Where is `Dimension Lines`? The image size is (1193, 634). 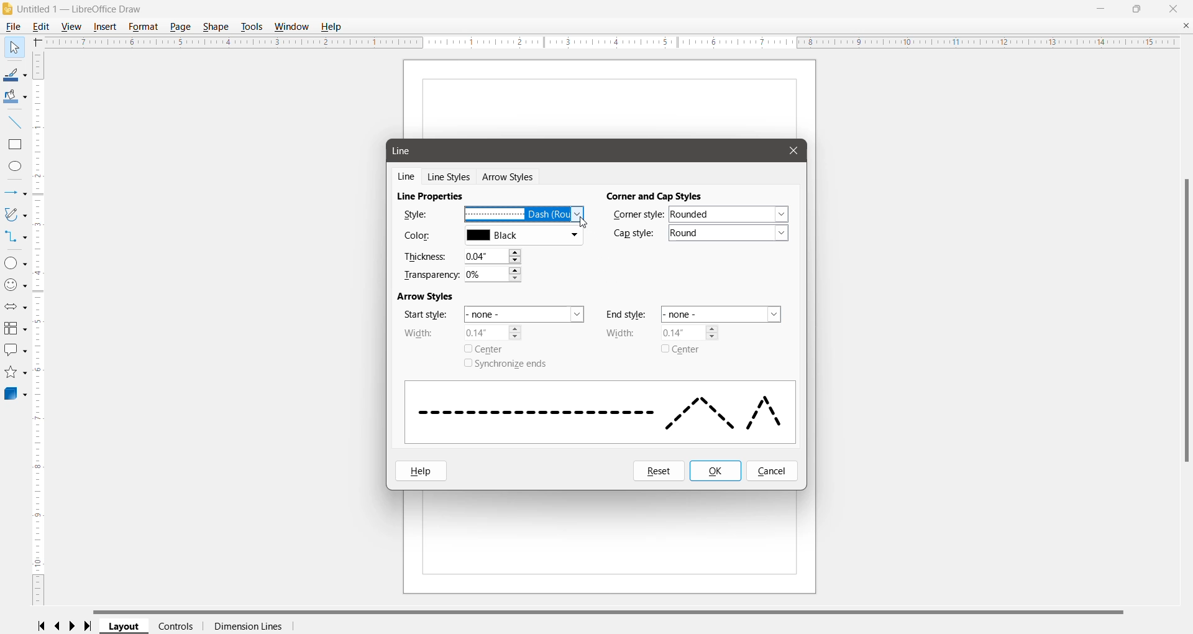 Dimension Lines is located at coordinates (248, 627).